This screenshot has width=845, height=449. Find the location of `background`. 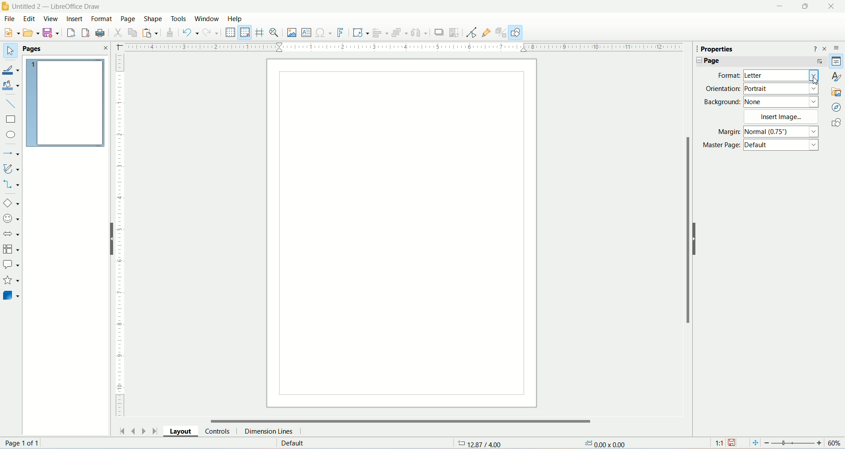

background is located at coordinates (761, 102).